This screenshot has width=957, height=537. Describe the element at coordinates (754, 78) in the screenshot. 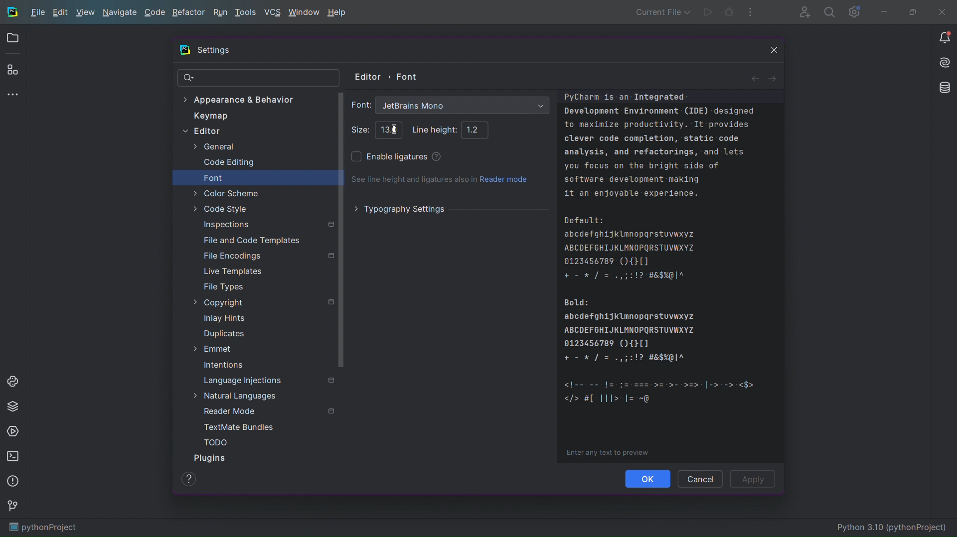

I see `Back` at that location.